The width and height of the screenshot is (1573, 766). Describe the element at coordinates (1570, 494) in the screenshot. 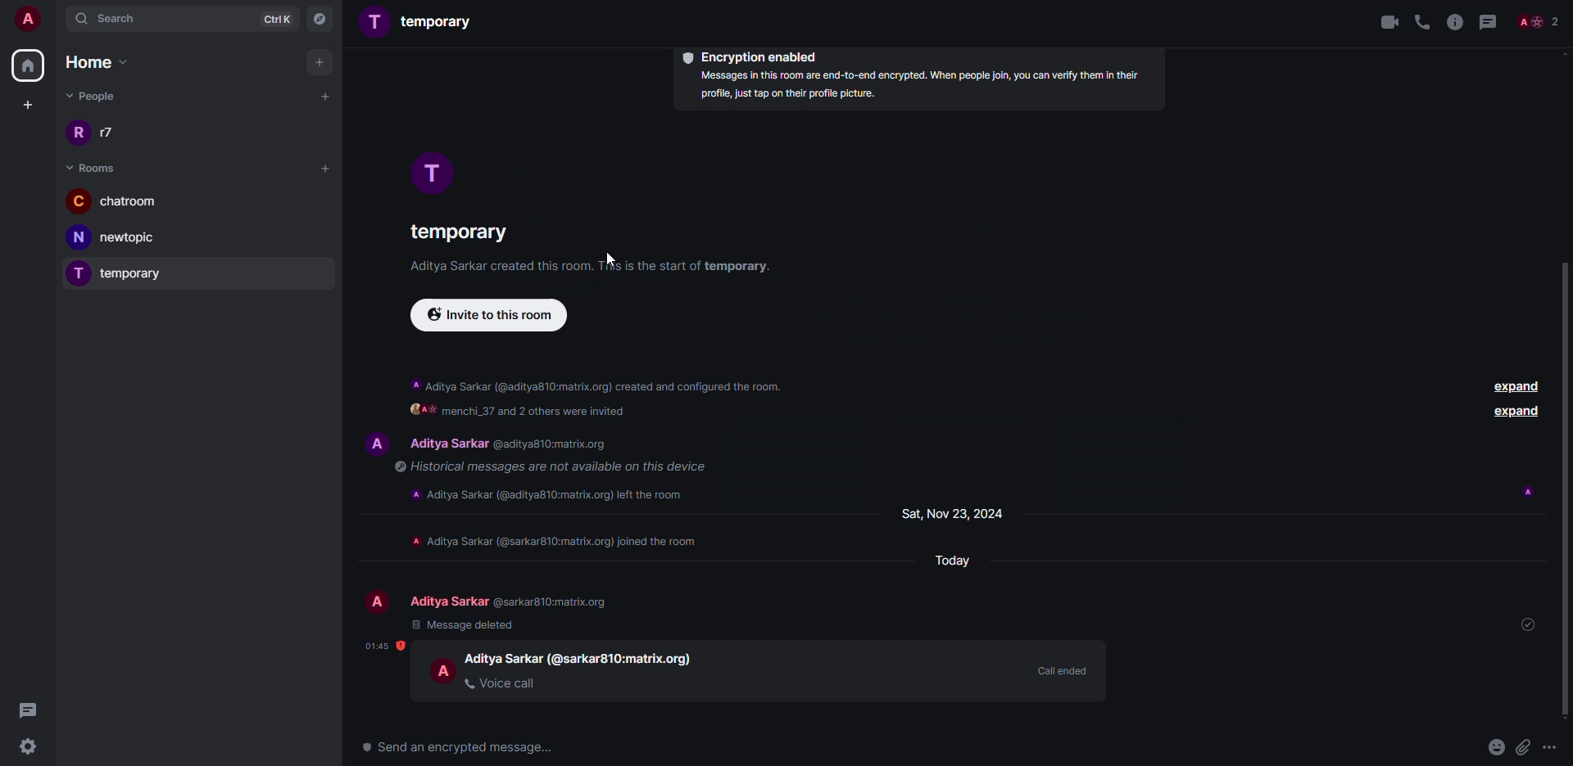

I see `scroll bar` at that location.